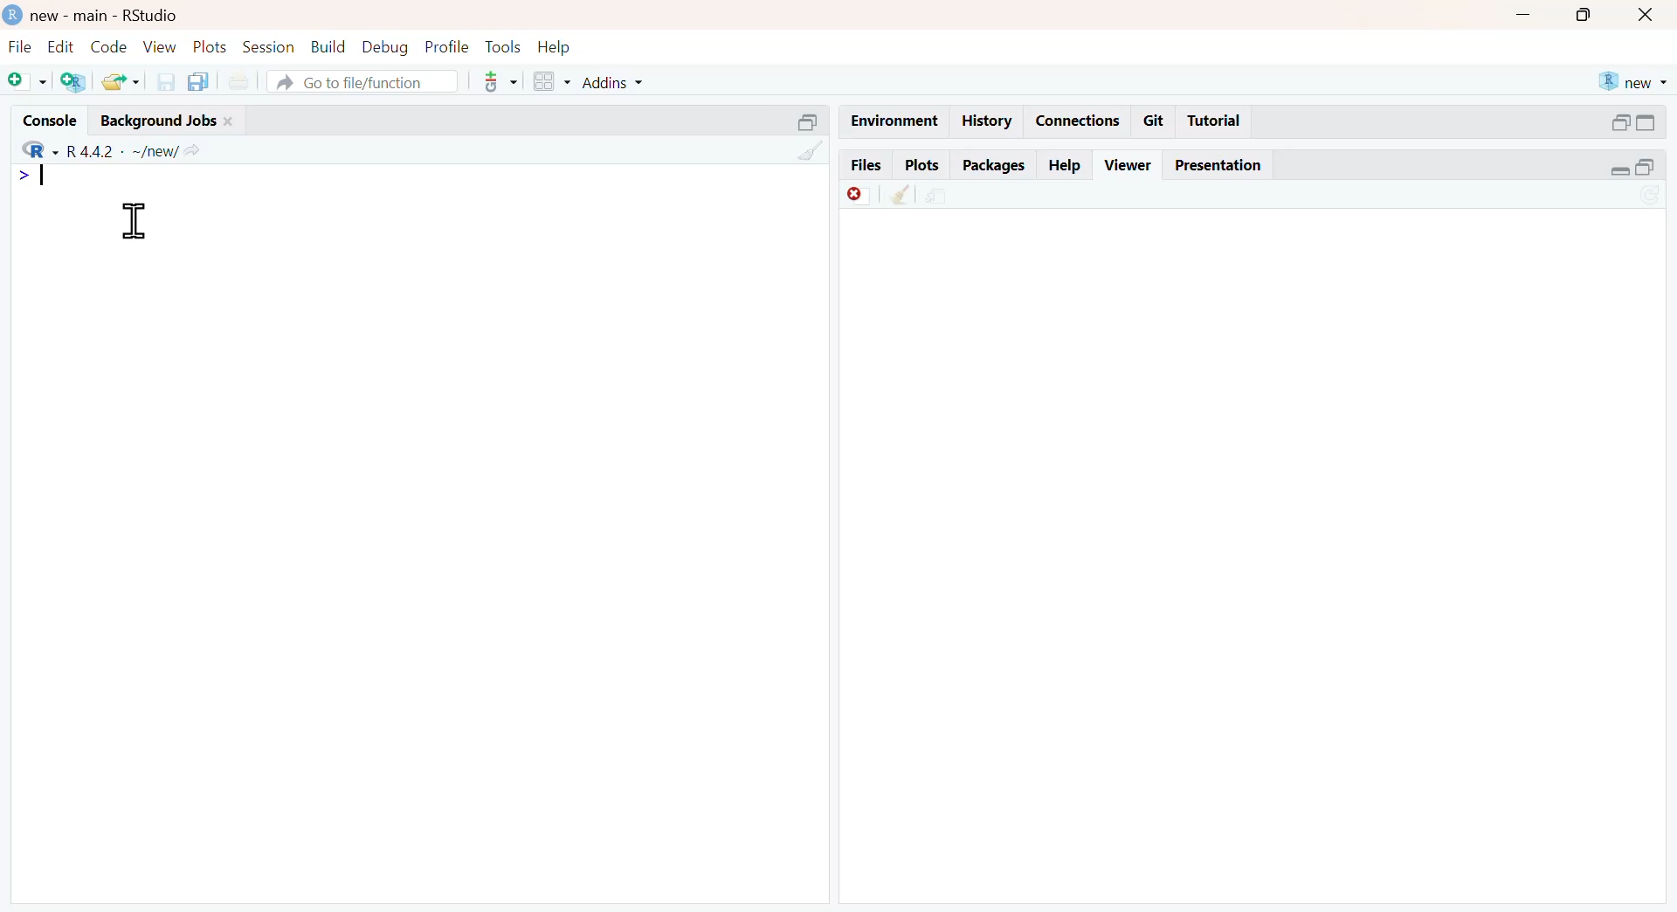 The height and width of the screenshot is (912, 1677). What do you see at coordinates (160, 45) in the screenshot?
I see `view` at bounding box center [160, 45].